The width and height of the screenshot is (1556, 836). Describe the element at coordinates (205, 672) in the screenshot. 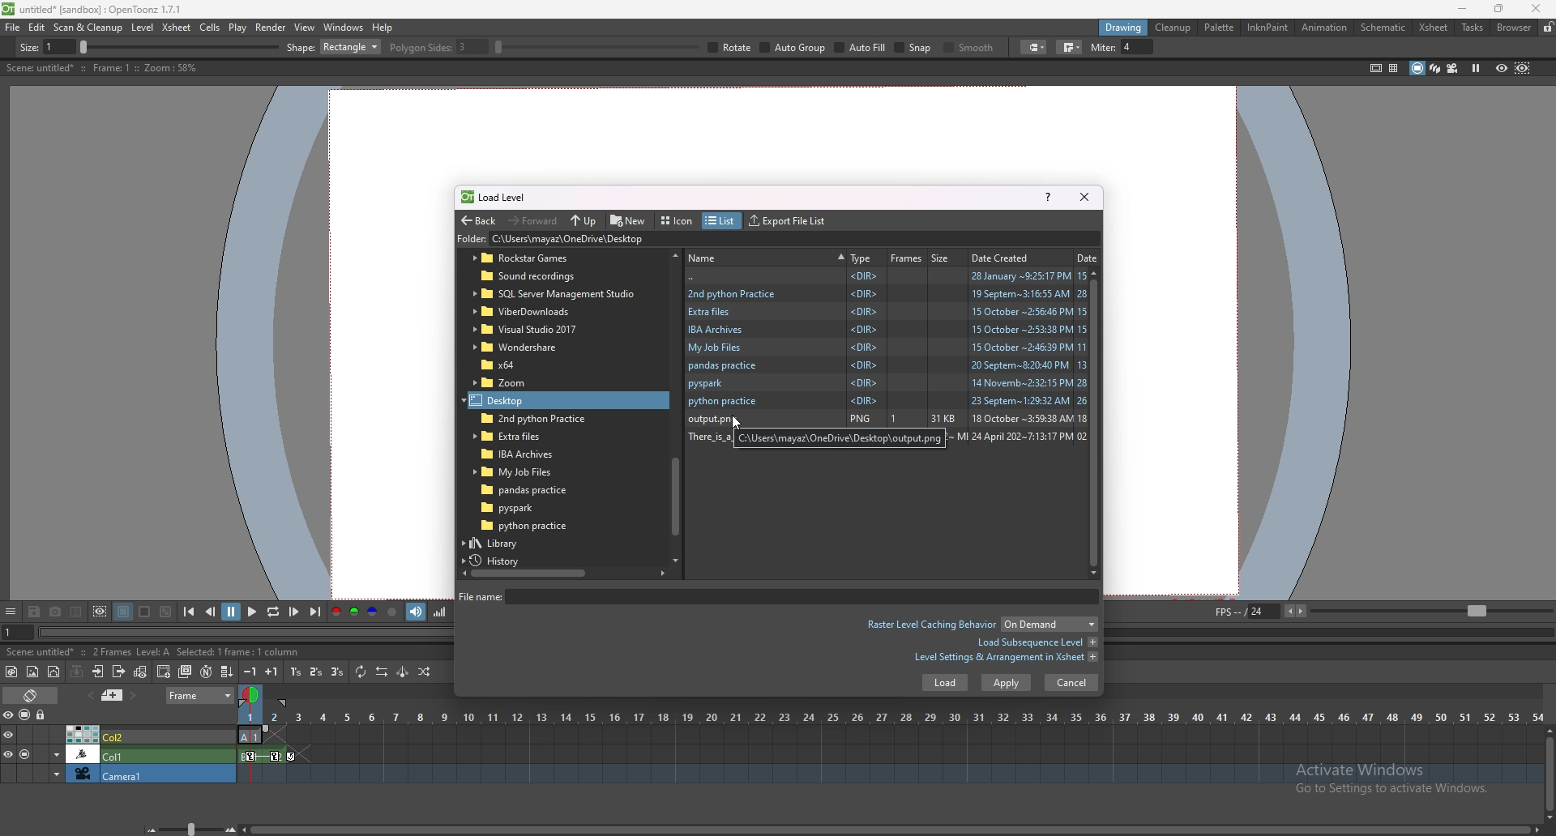

I see `auto input cell number` at that location.